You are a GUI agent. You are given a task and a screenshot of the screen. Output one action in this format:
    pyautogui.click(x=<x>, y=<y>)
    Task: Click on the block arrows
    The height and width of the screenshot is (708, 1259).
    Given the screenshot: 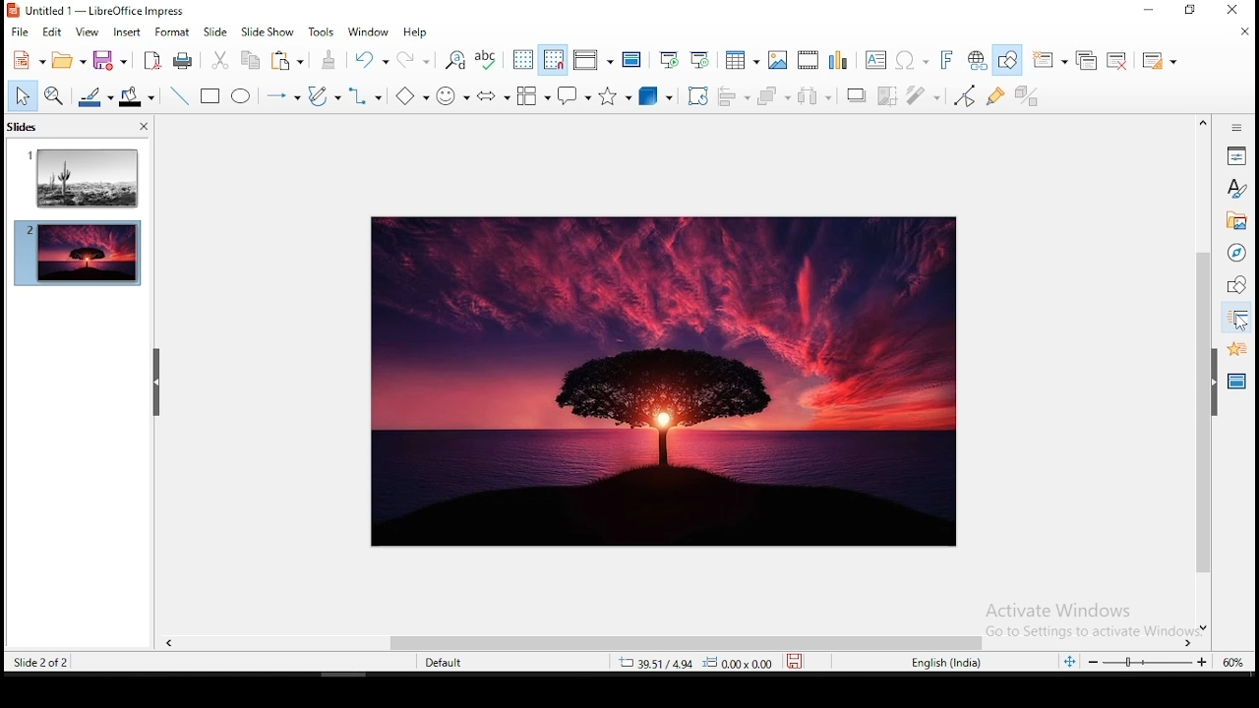 What is the action you would take?
    pyautogui.click(x=495, y=96)
    